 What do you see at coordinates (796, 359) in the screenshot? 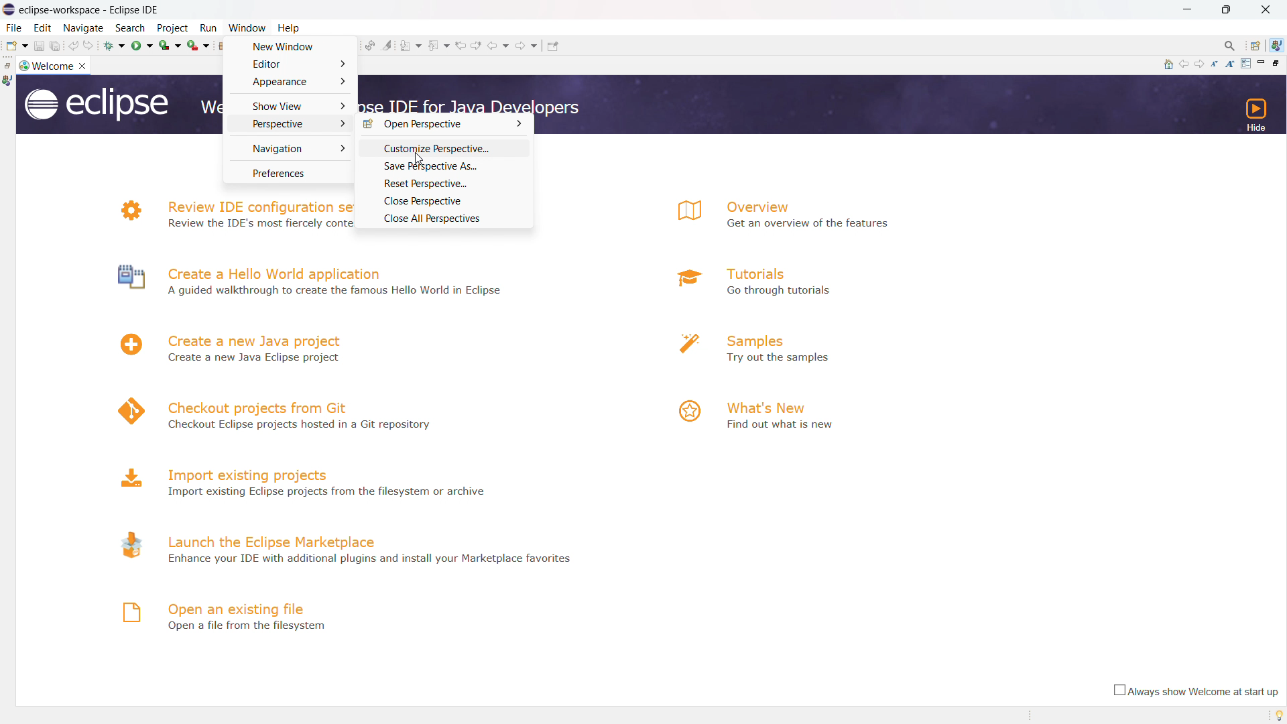
I see `Try out the samples` at bounding box center [796, 359].